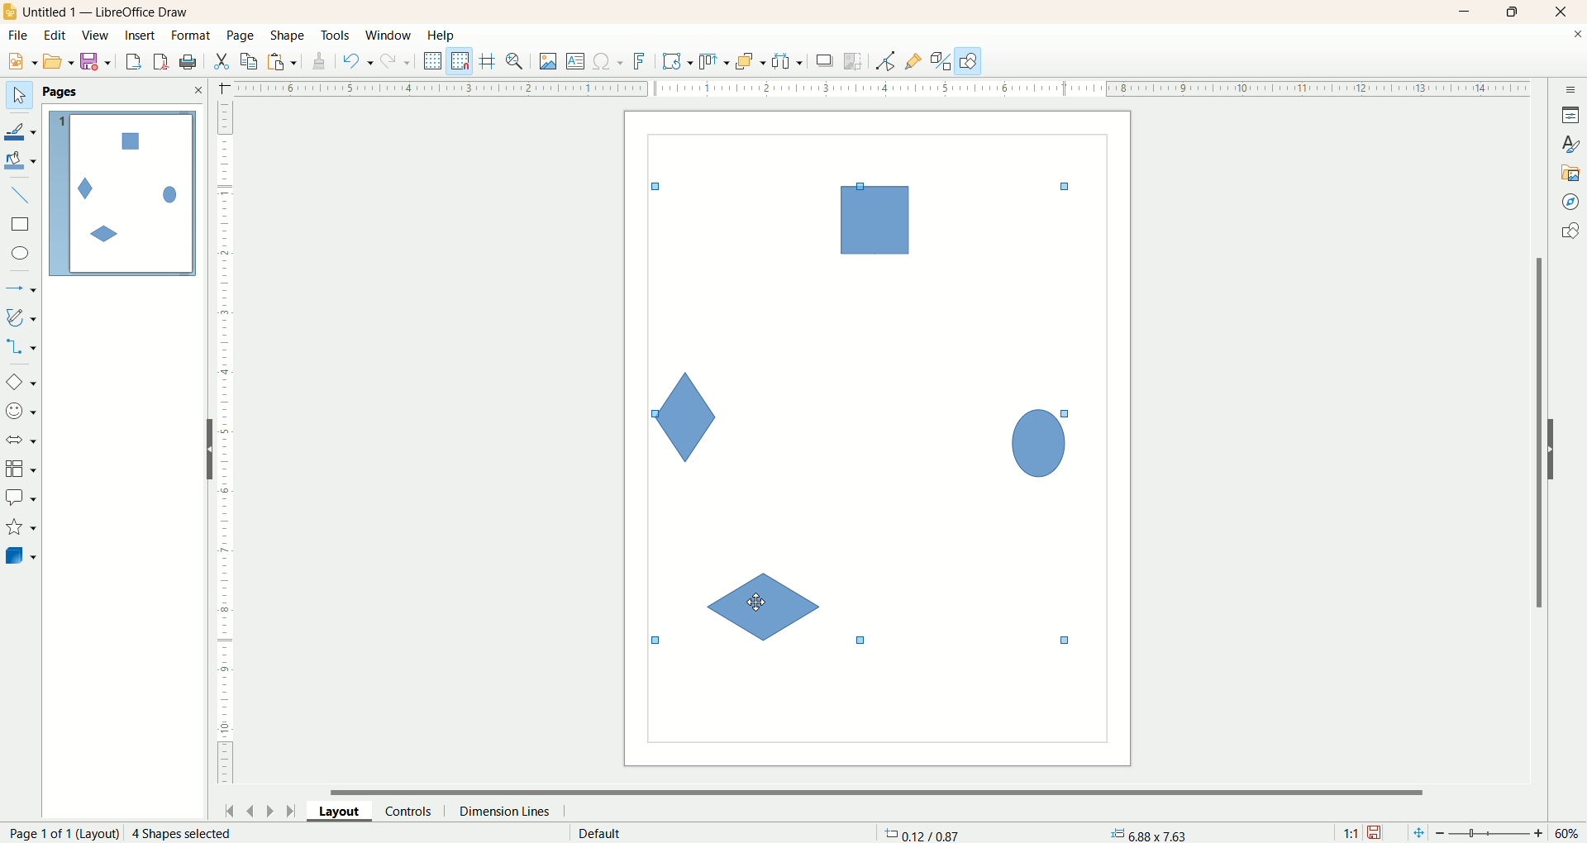 This screenshot has height=843, width=1587. What do you see at coordinates (22, 161) in the screenshot?
I see `fill color` at bounding box center [22, 161].